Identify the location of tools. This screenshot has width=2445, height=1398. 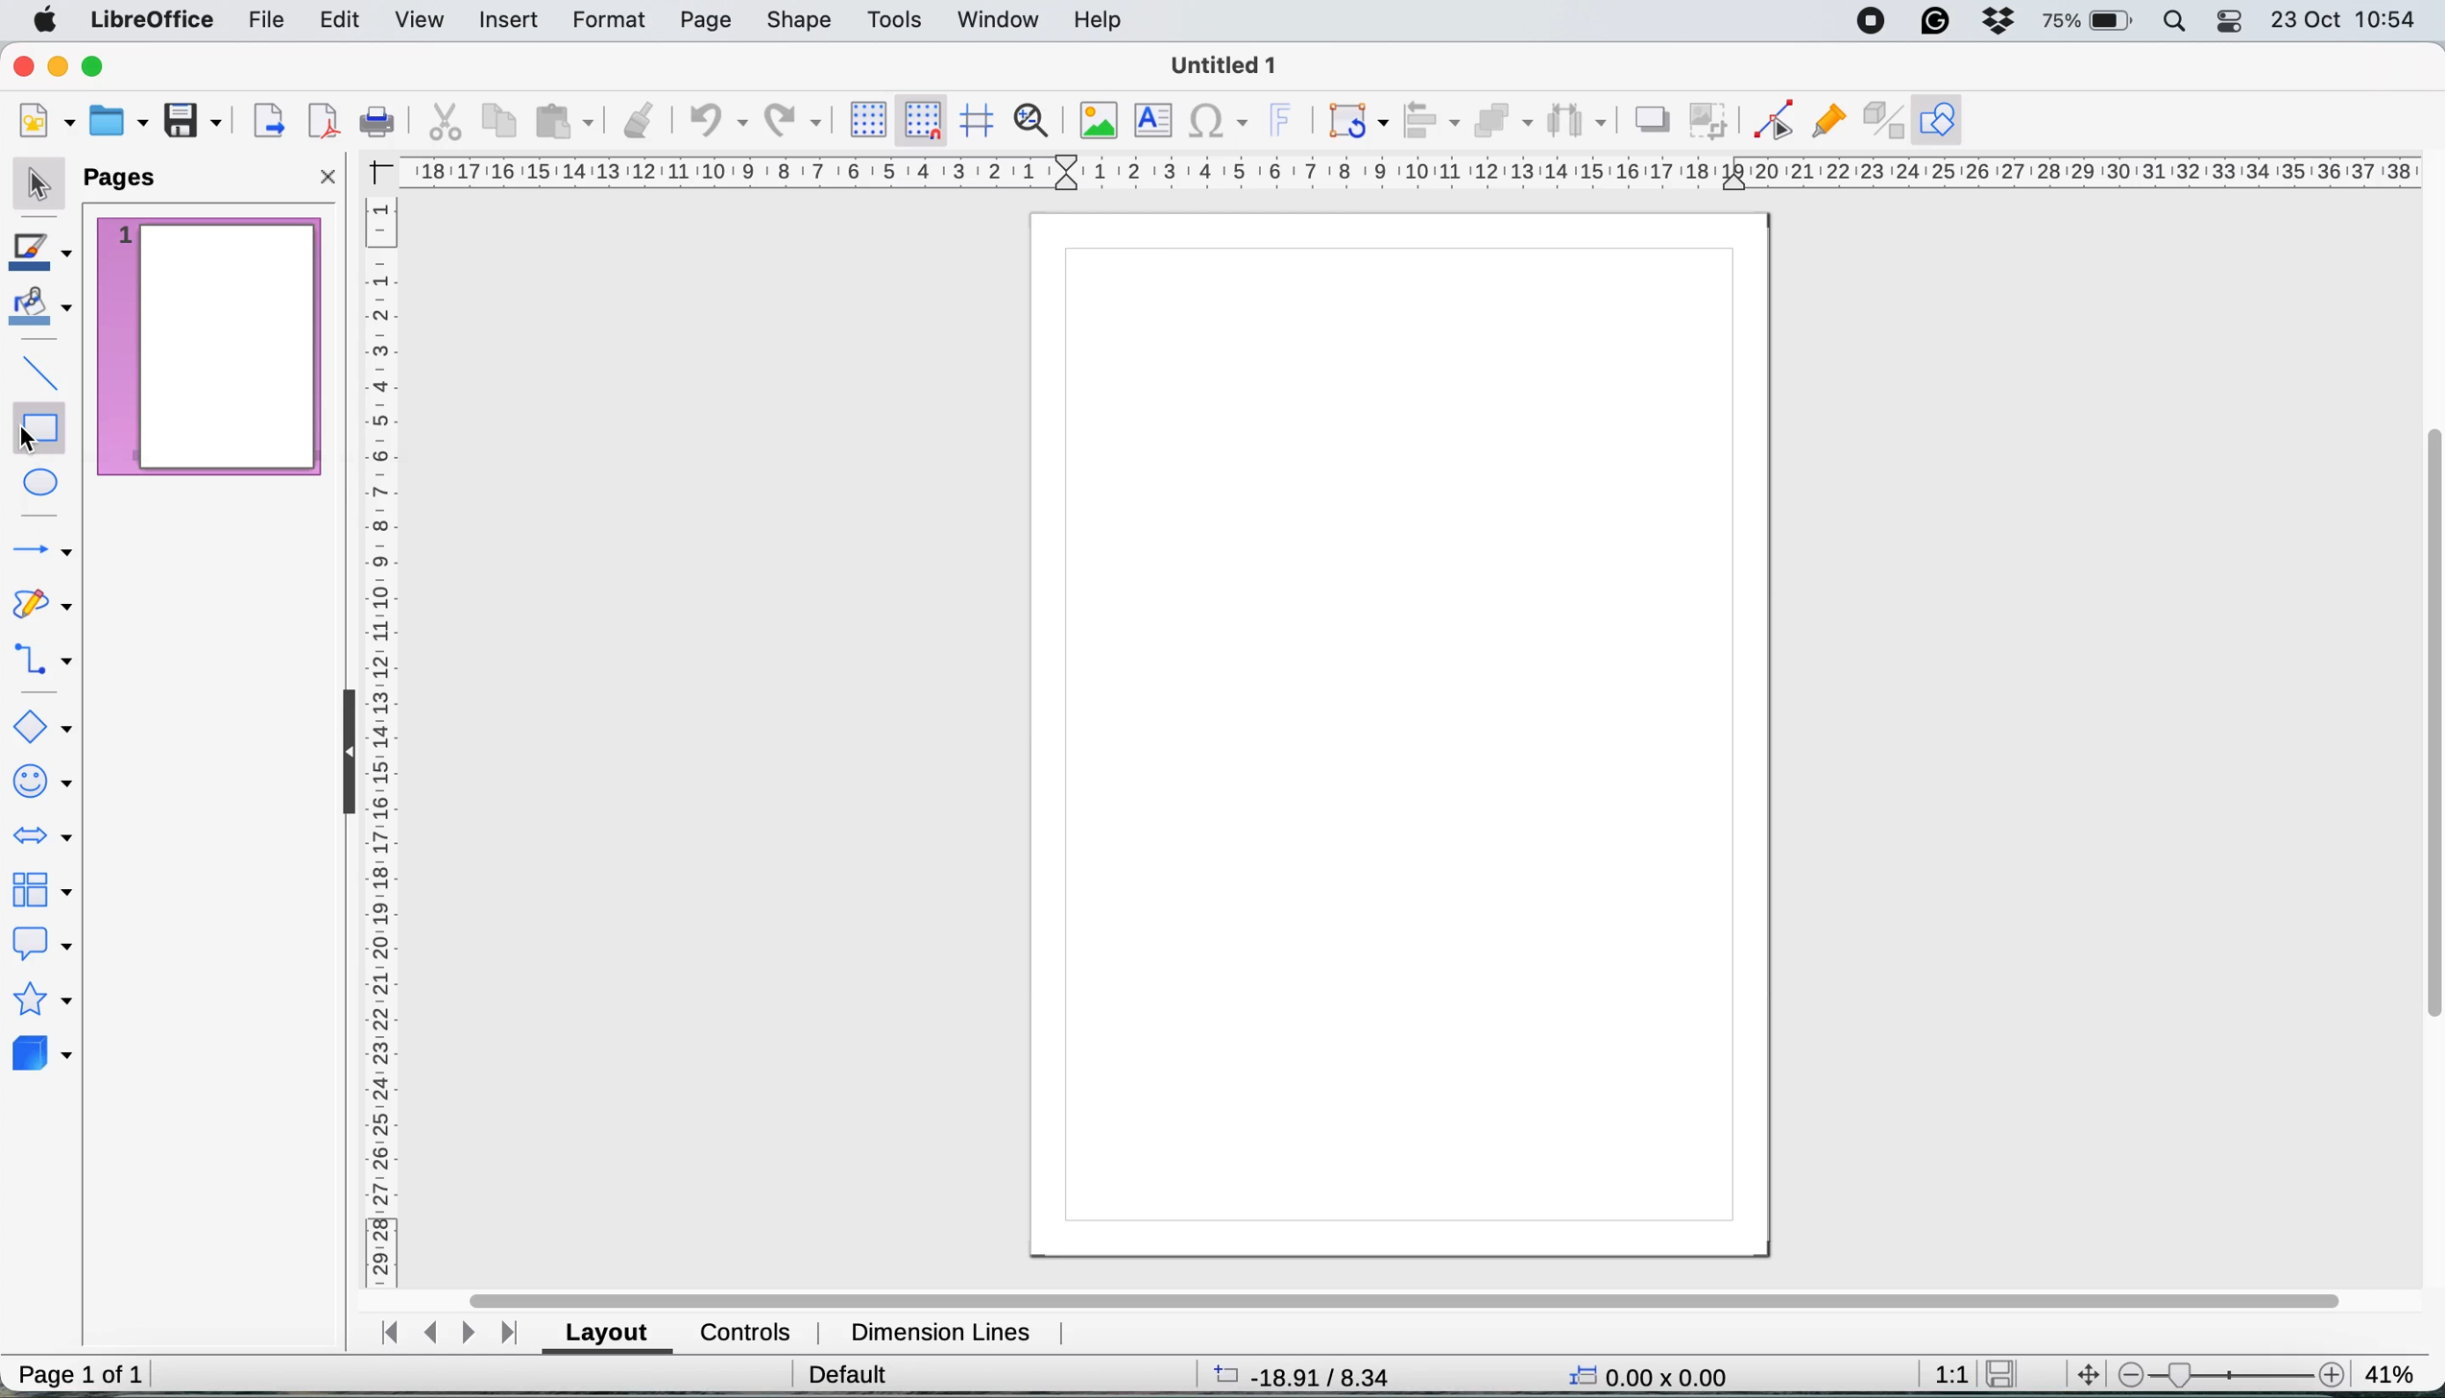
(896, 19).